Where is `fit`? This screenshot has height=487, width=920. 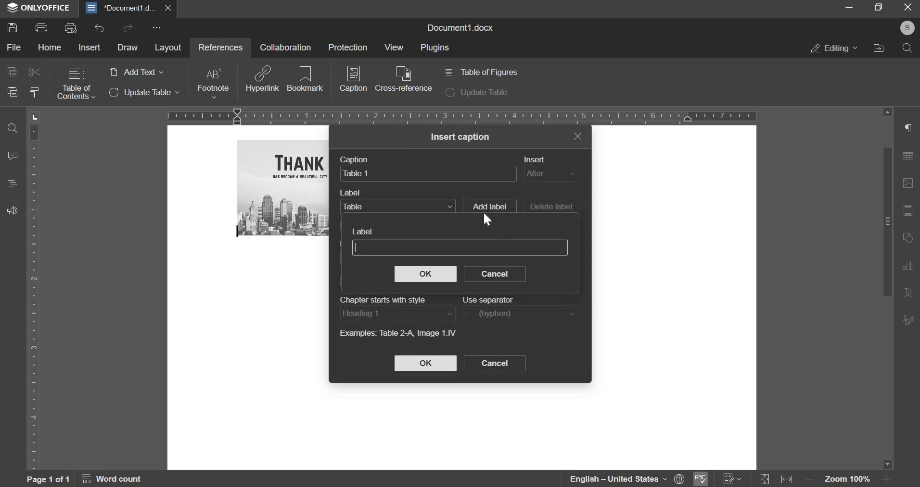 fit is located at coordinates (909, 211).